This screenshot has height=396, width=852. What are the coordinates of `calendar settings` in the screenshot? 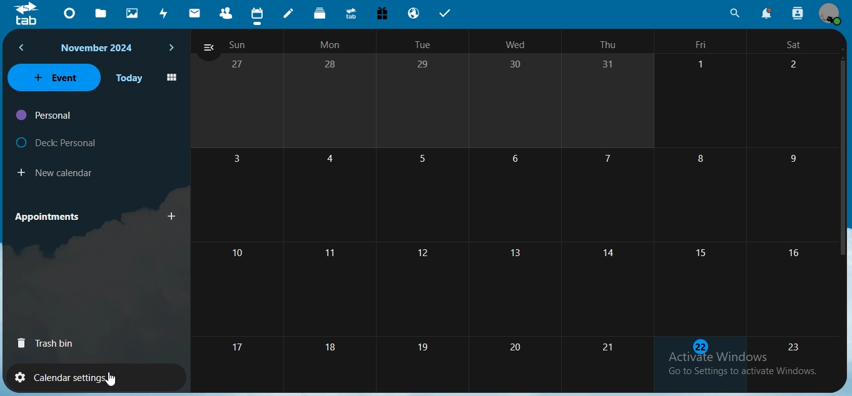 It's located at (77, 375).